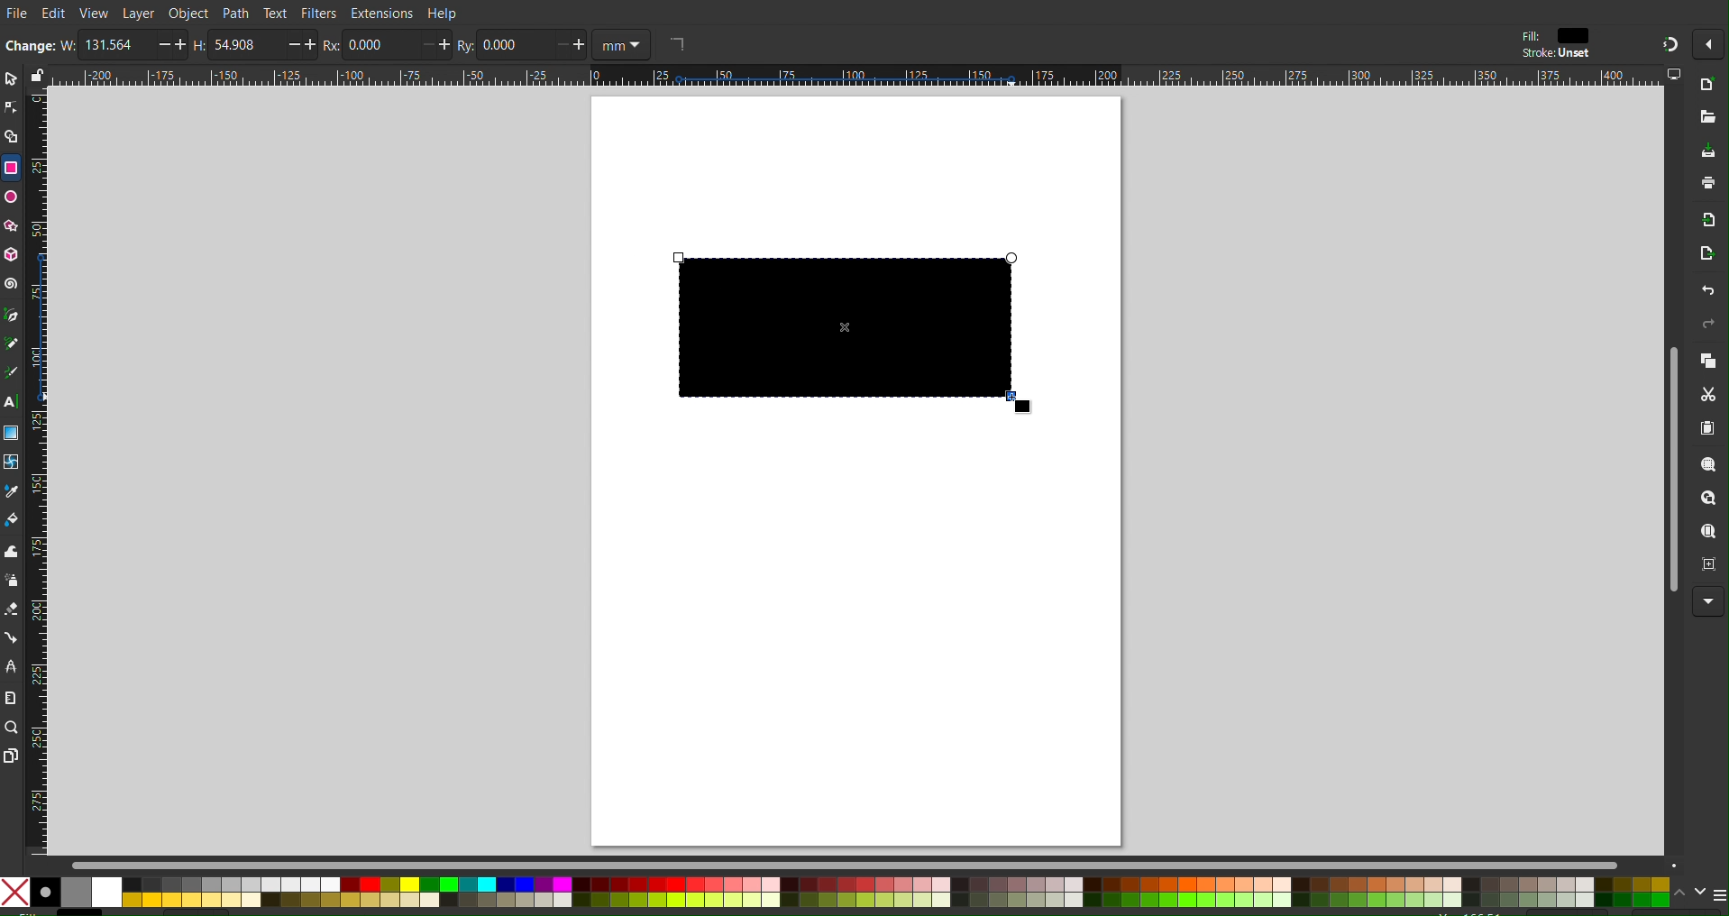 Image resolution: width=1729 pixels, height=916 pixels. What do you see at coordinates (1552, 53) in the screenshot?
I see `stroke:` at bounding box center [1552, 53].